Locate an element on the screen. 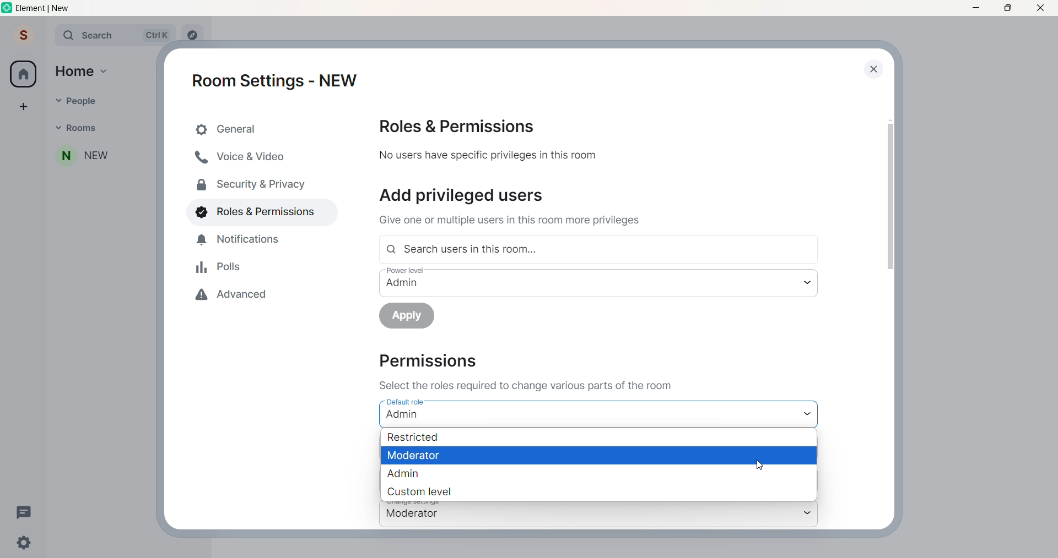  power level dropdown is located at coordinates (808, 283).